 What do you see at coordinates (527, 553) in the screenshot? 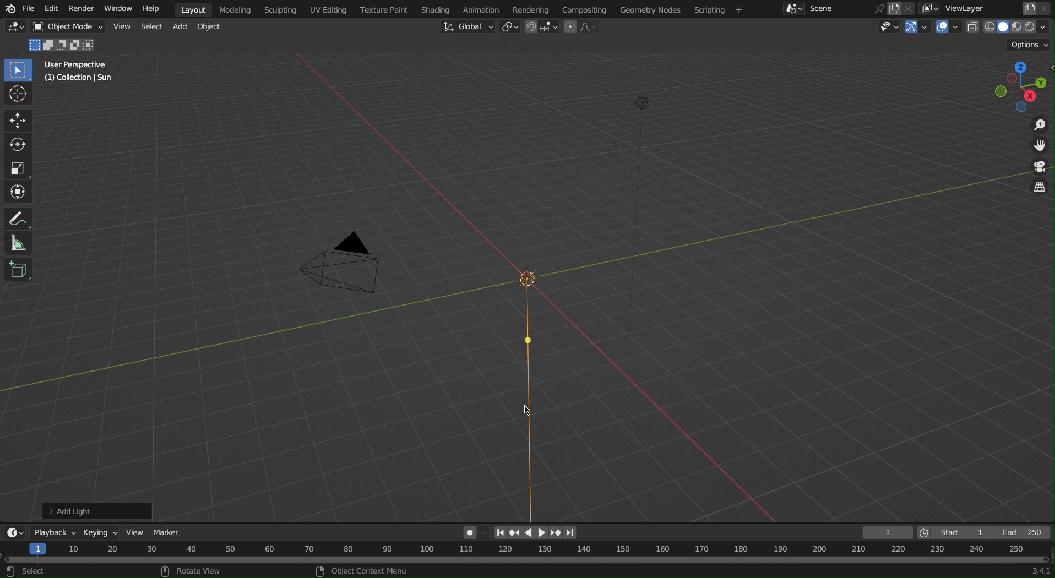
I see `Timeline` at bounding box center [527, 553].